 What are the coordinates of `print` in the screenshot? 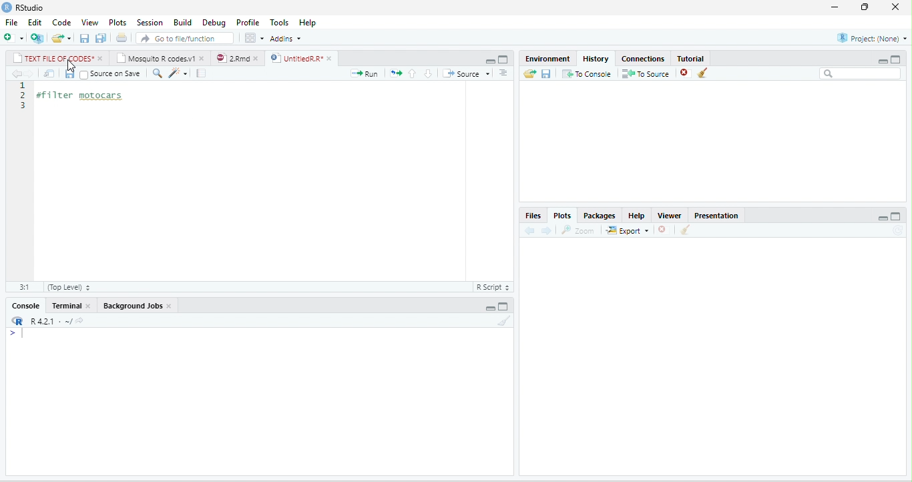 It's located at (122, 37).